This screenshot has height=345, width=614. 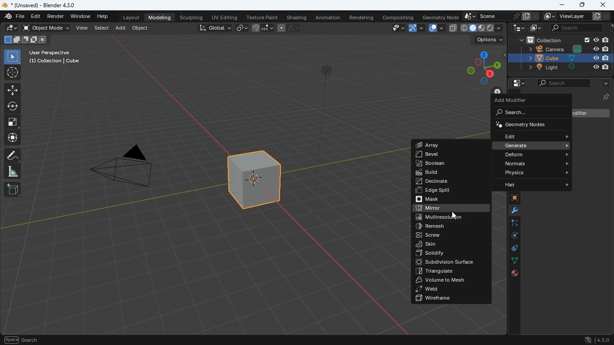 What do you see at coordinates (329, 18) in the screenshot?
I see `animation` at bounding box center [329, 18].